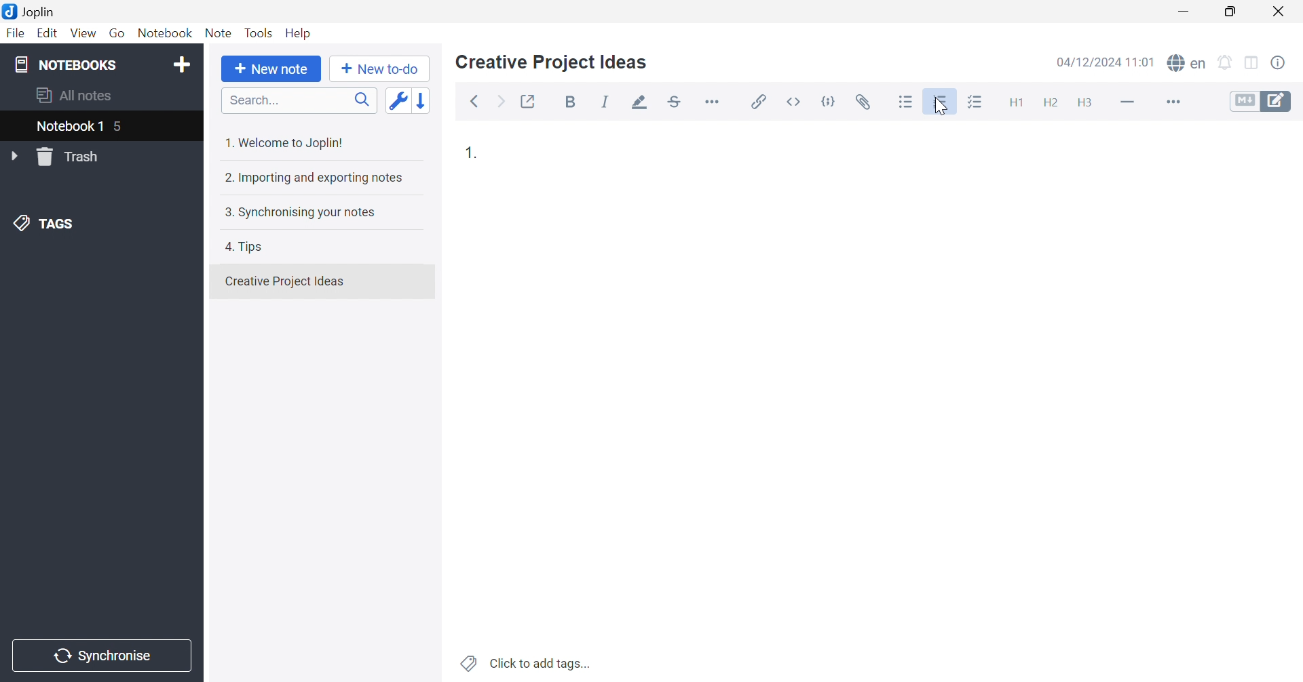  I want to click on Reverse sort order, so click(428, 101).